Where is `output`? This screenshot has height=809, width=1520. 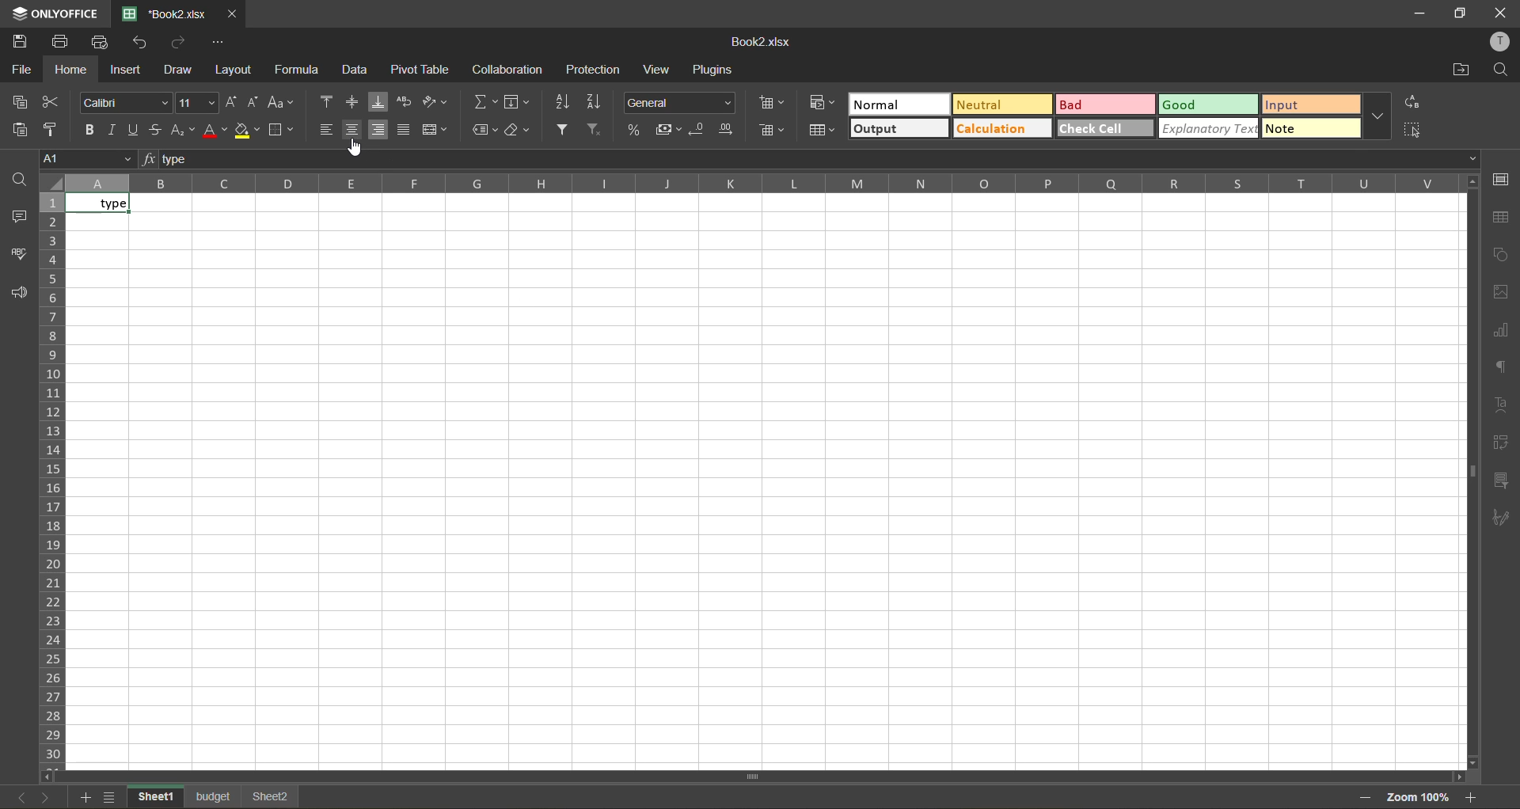
output is located at coordinates (897, 130).